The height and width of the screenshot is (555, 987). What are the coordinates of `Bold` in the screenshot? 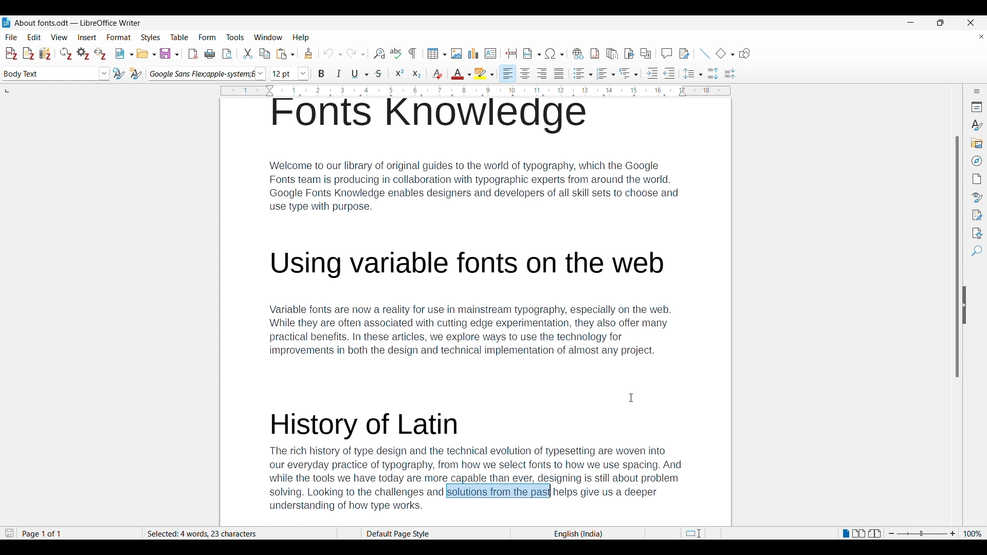 It's located at (322, 73).